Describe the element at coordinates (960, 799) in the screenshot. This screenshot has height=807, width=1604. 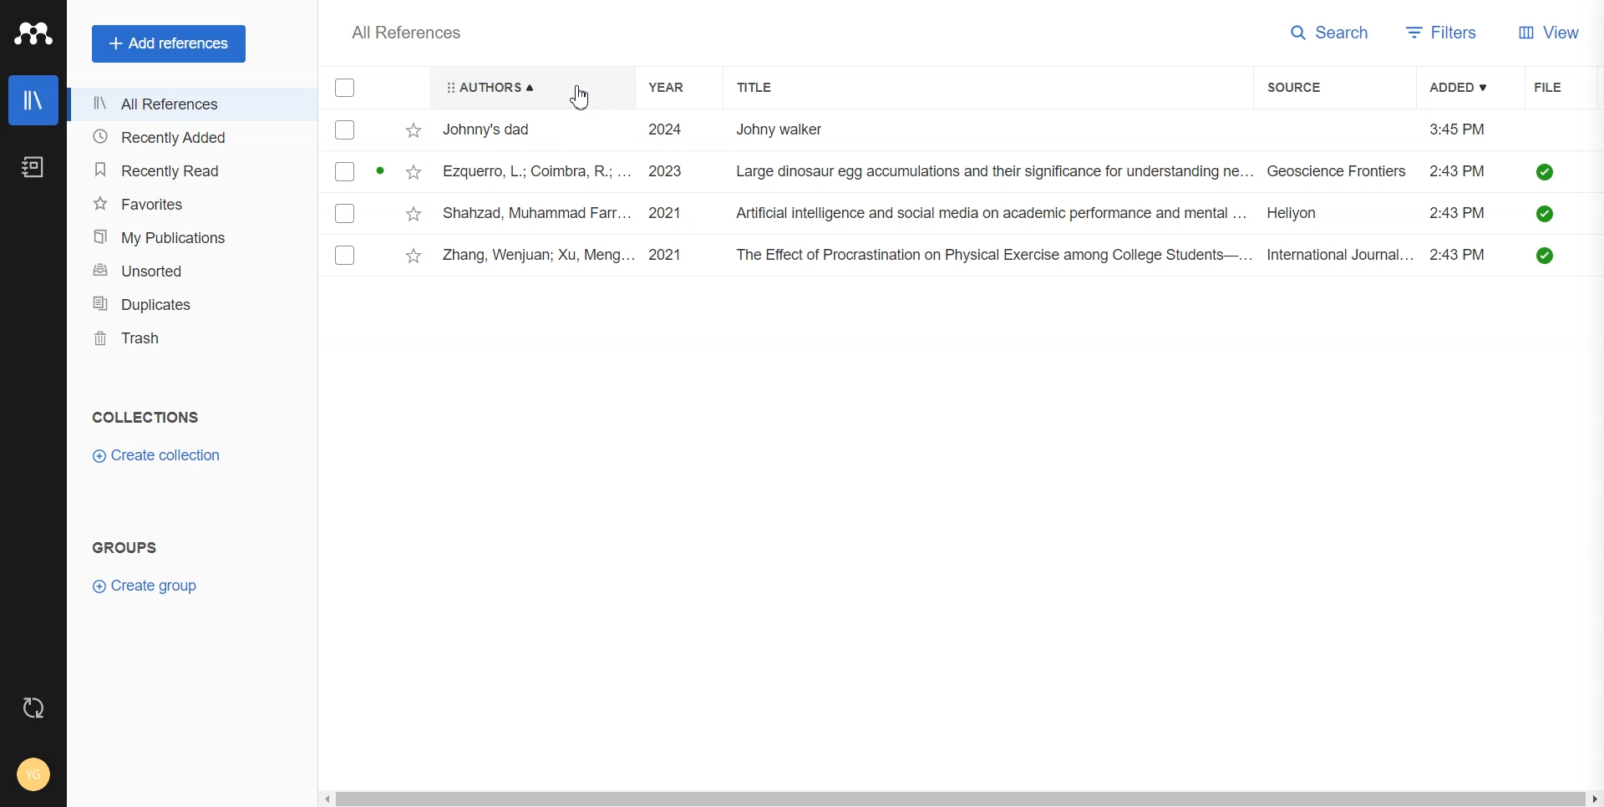
I see `Horizontal Scroll bar` at that location.